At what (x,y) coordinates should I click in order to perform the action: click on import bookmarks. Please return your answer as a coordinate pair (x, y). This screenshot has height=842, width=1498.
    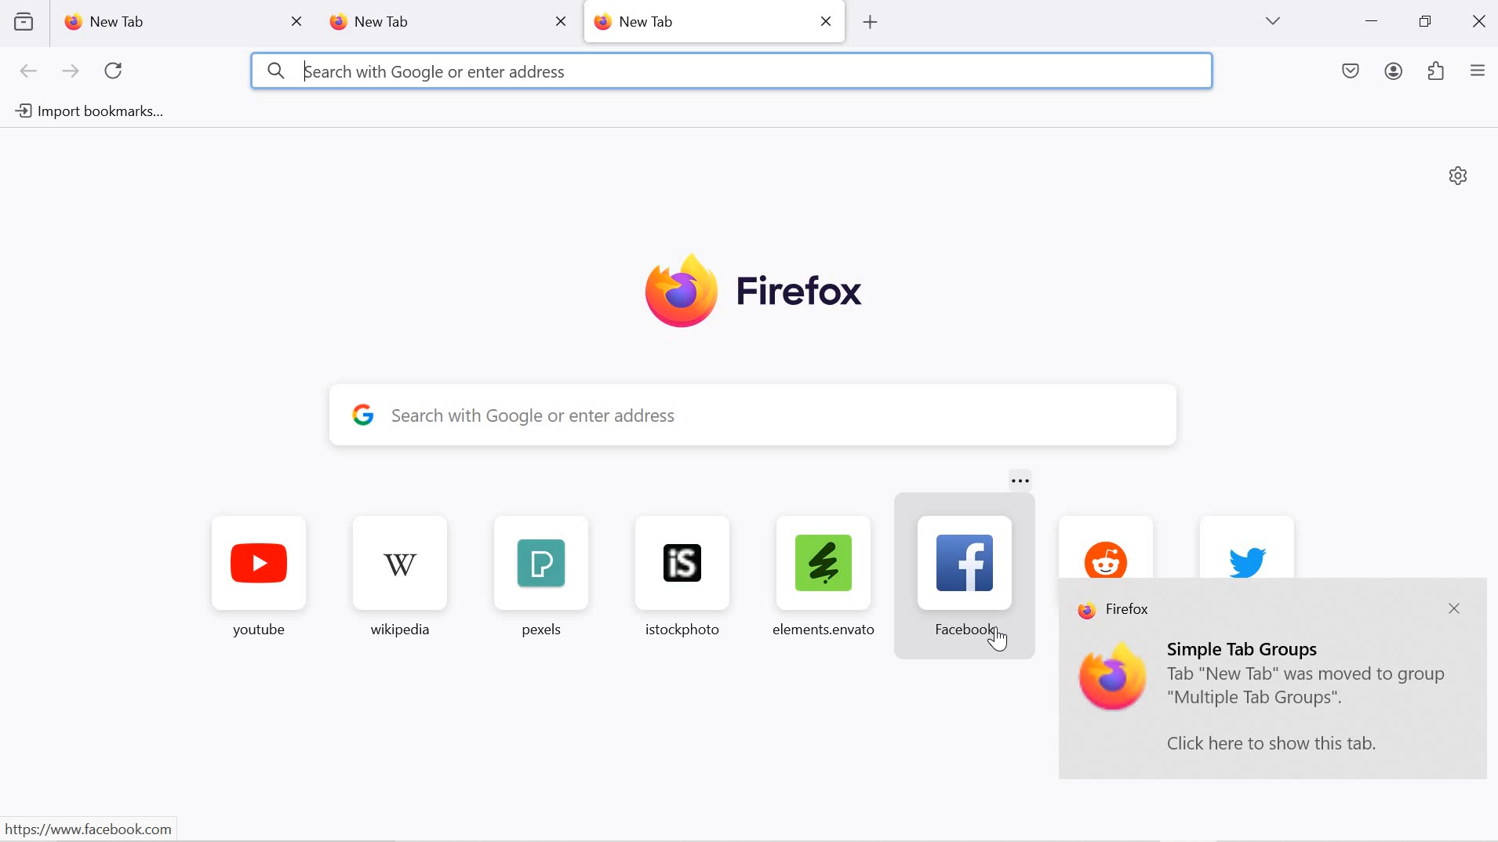
    Looking at the image, I should click on (86, 112).